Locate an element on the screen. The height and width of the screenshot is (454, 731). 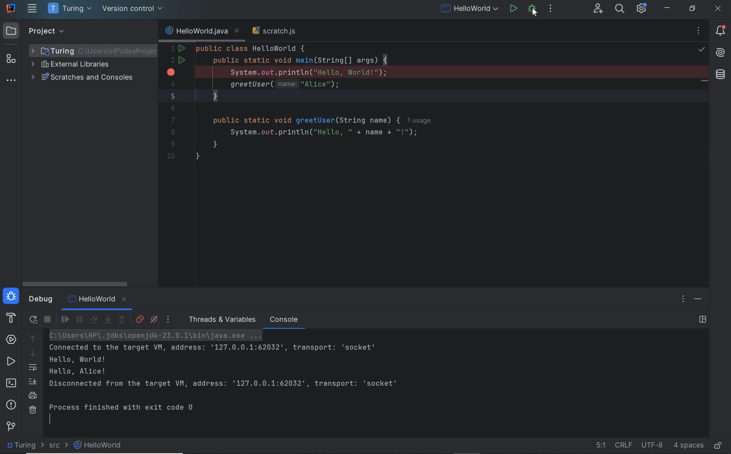
notifications is located at coordinates (721, 30).